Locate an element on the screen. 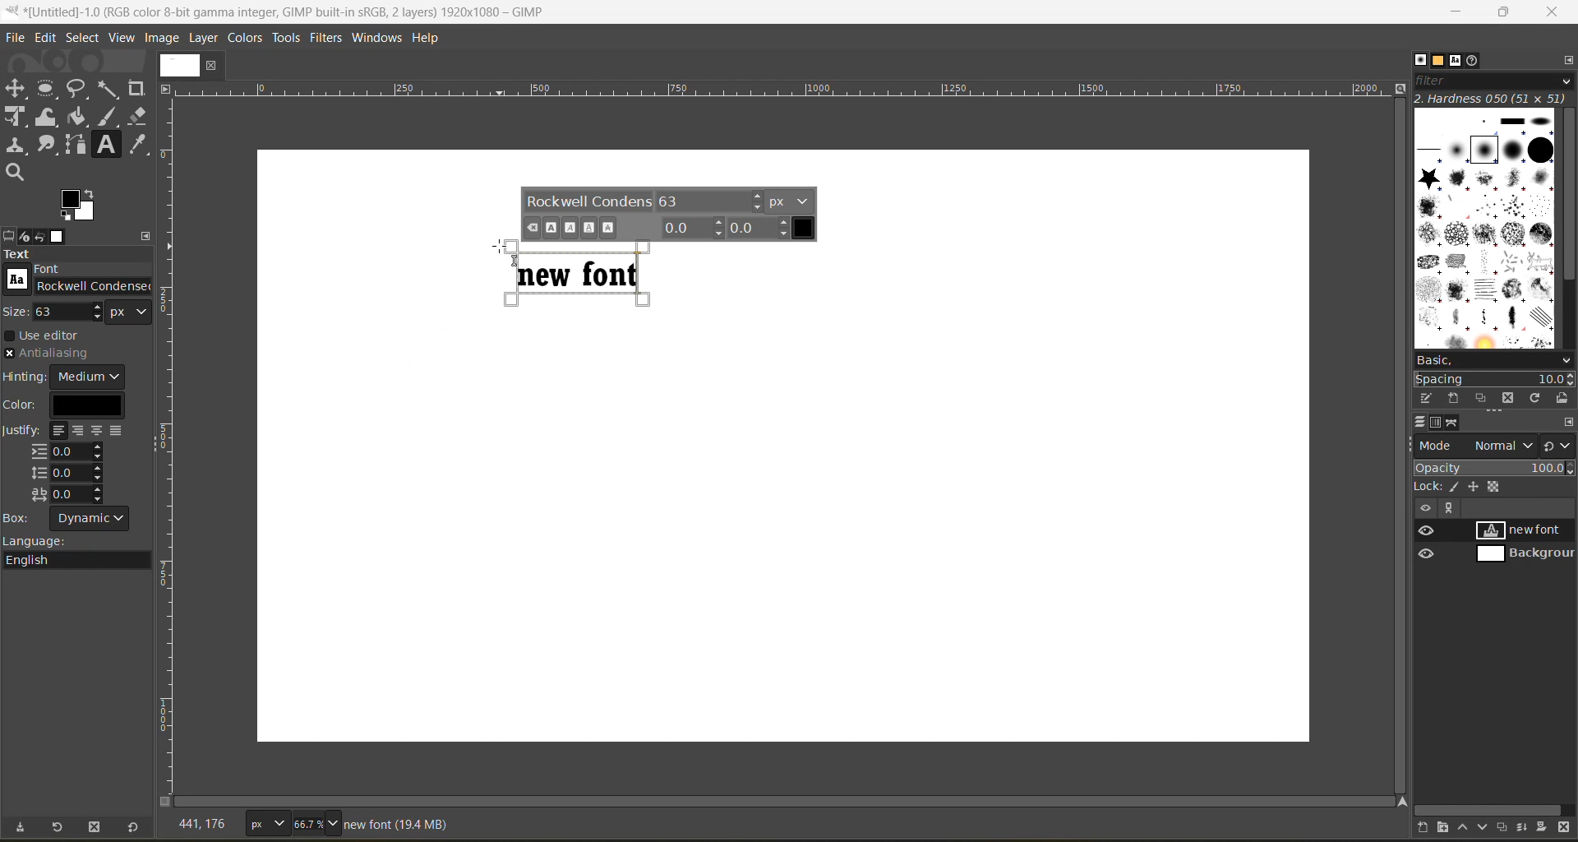  channels is located at coordinates (1440, 423).